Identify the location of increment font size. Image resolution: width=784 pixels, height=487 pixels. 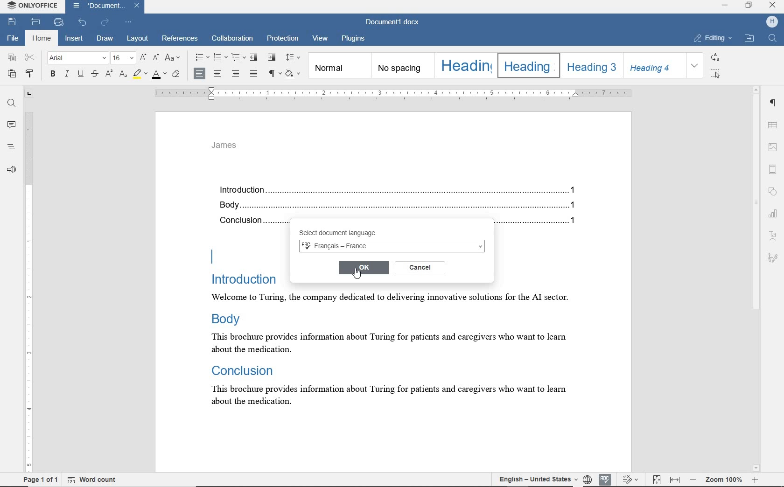
(142, 58).